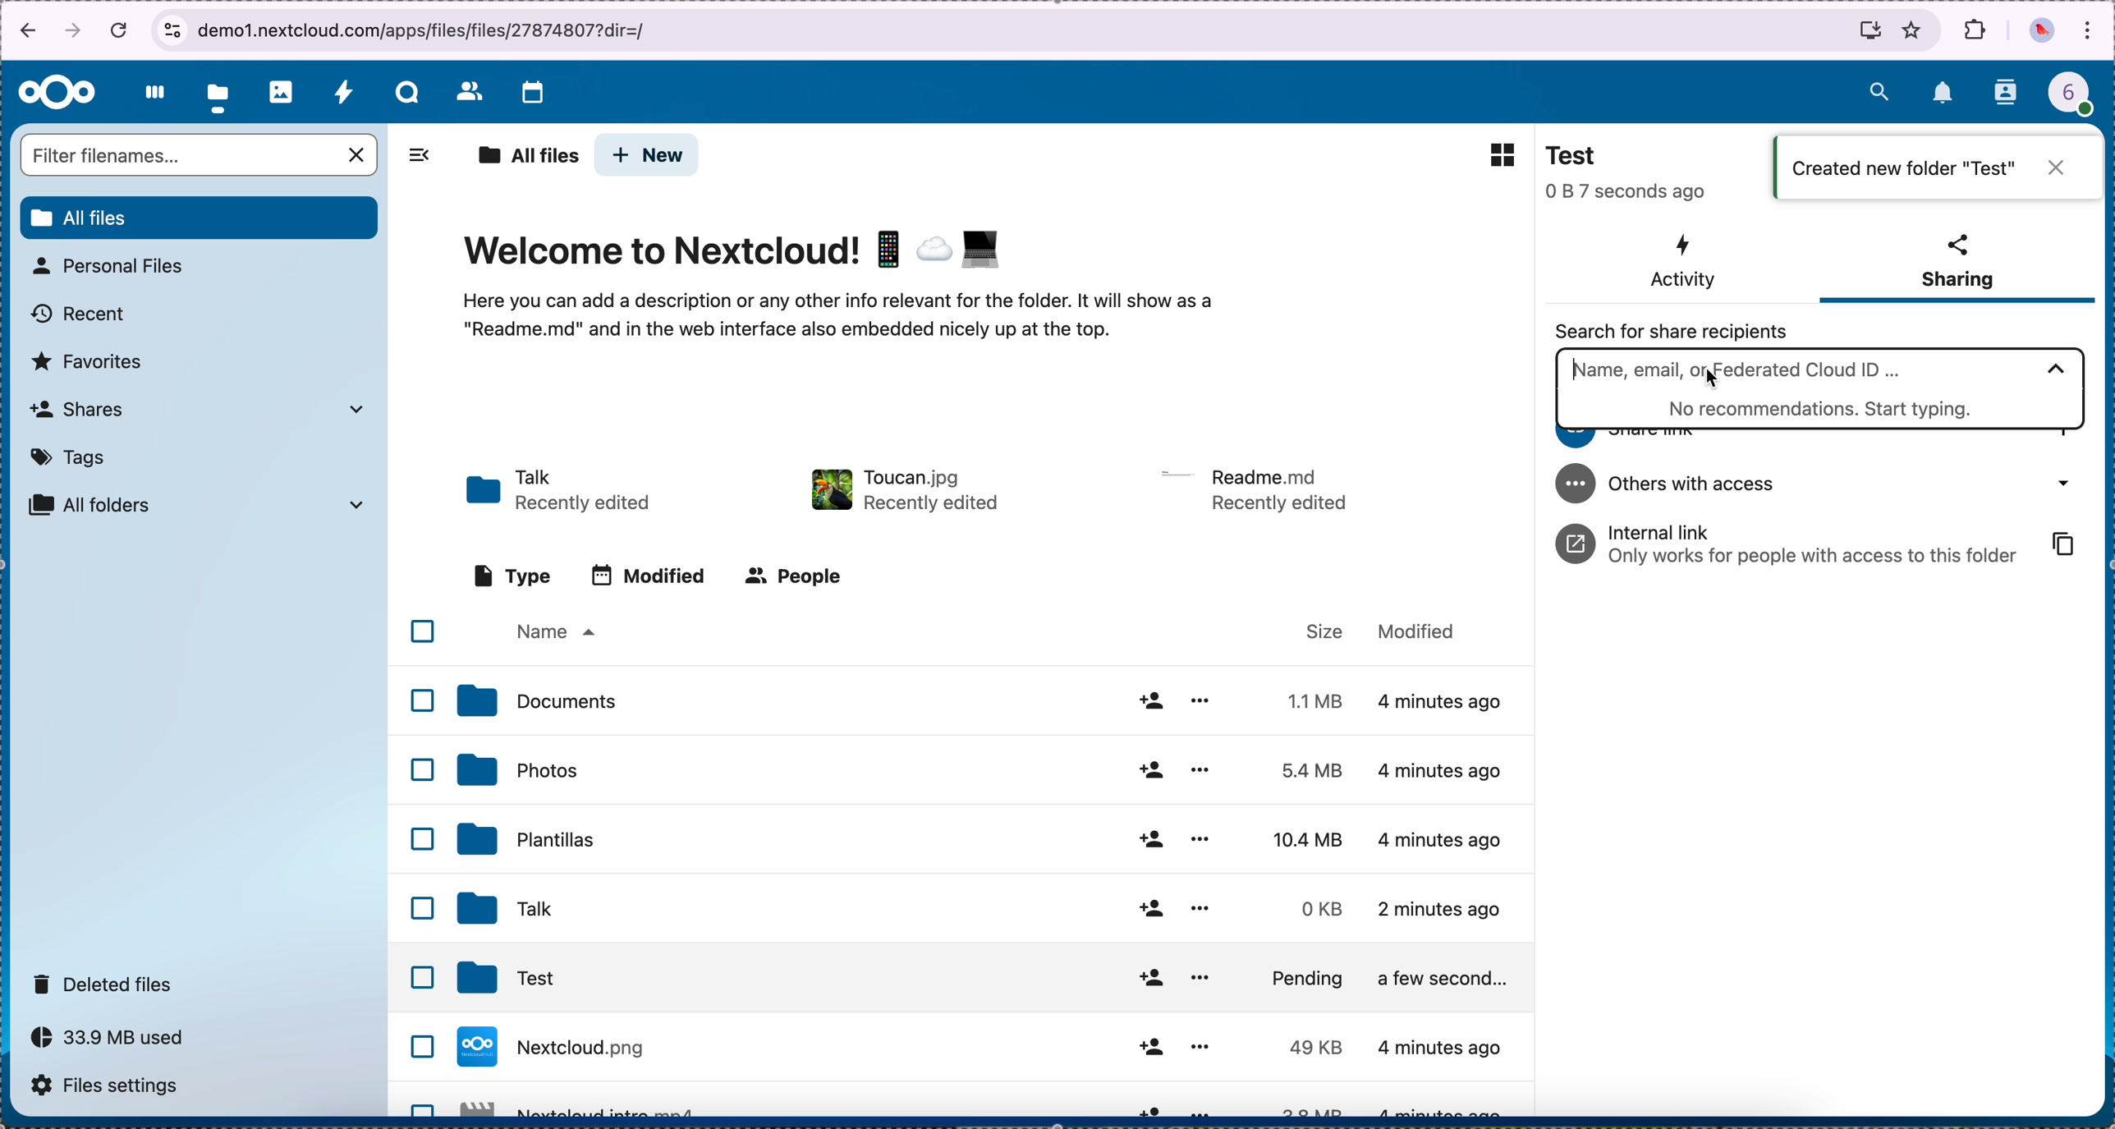 Image resolution: width=2115 pixels, height=1129 pixels. I want to click on install Nextcloud, so click(1870, 34).